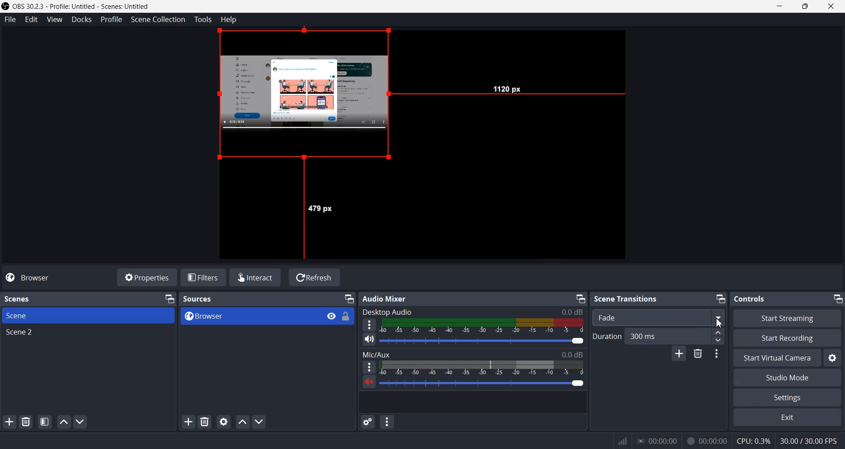 The image size is (845, 449). I want to click on Settings, so click(834, 357).